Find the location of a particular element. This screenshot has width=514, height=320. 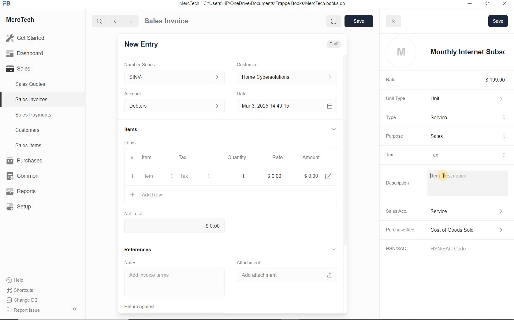

Tax is located at coordinates (183, 157).